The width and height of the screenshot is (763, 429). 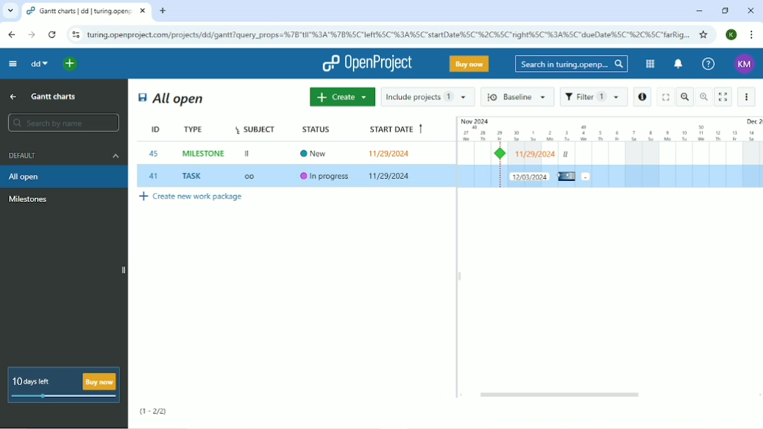 I want to click on dd, so click(x=38, y=63).